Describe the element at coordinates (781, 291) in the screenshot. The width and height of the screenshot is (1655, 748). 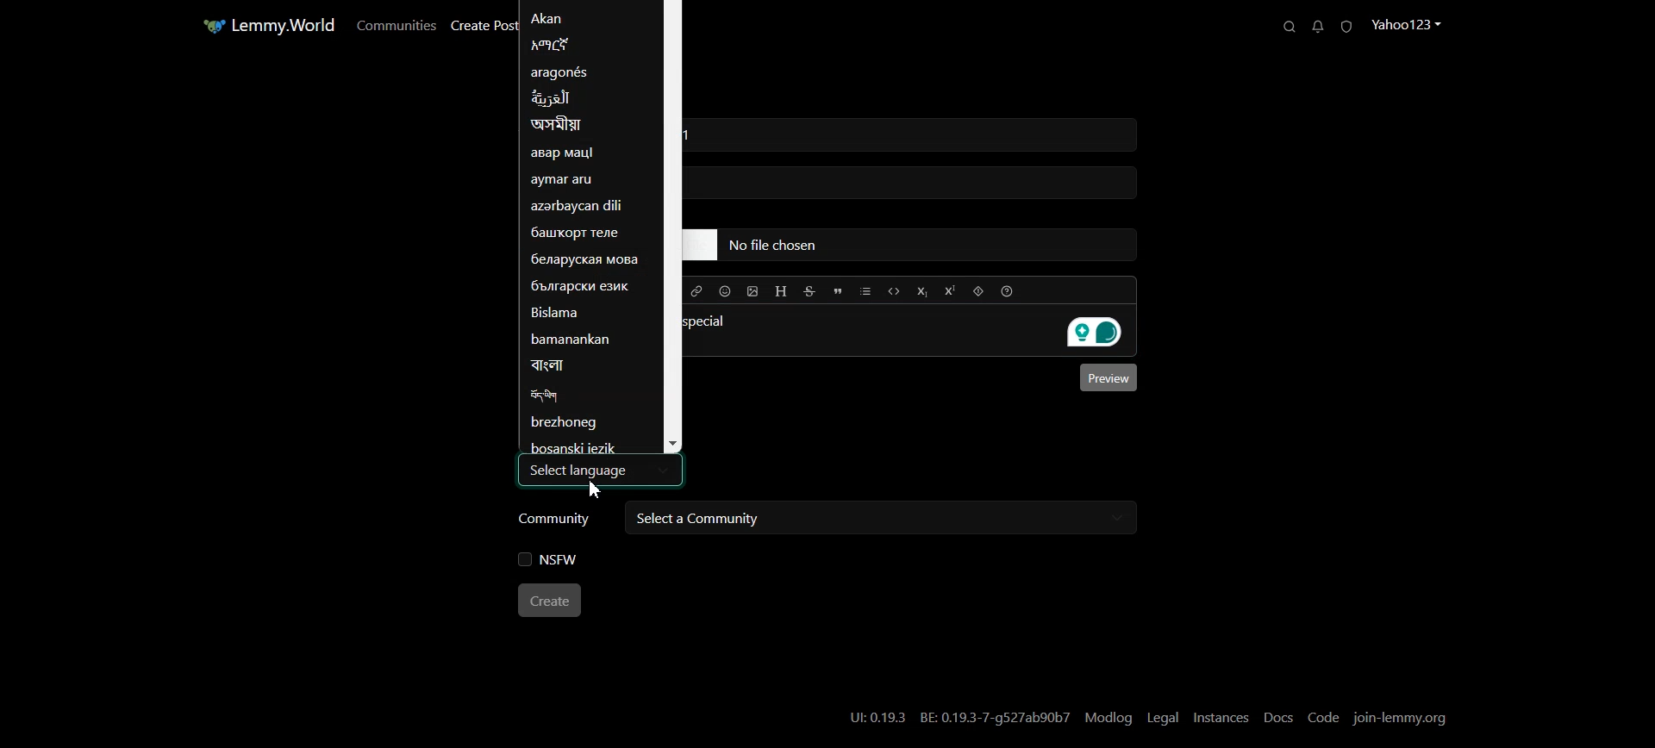
I see `Header` at that location.